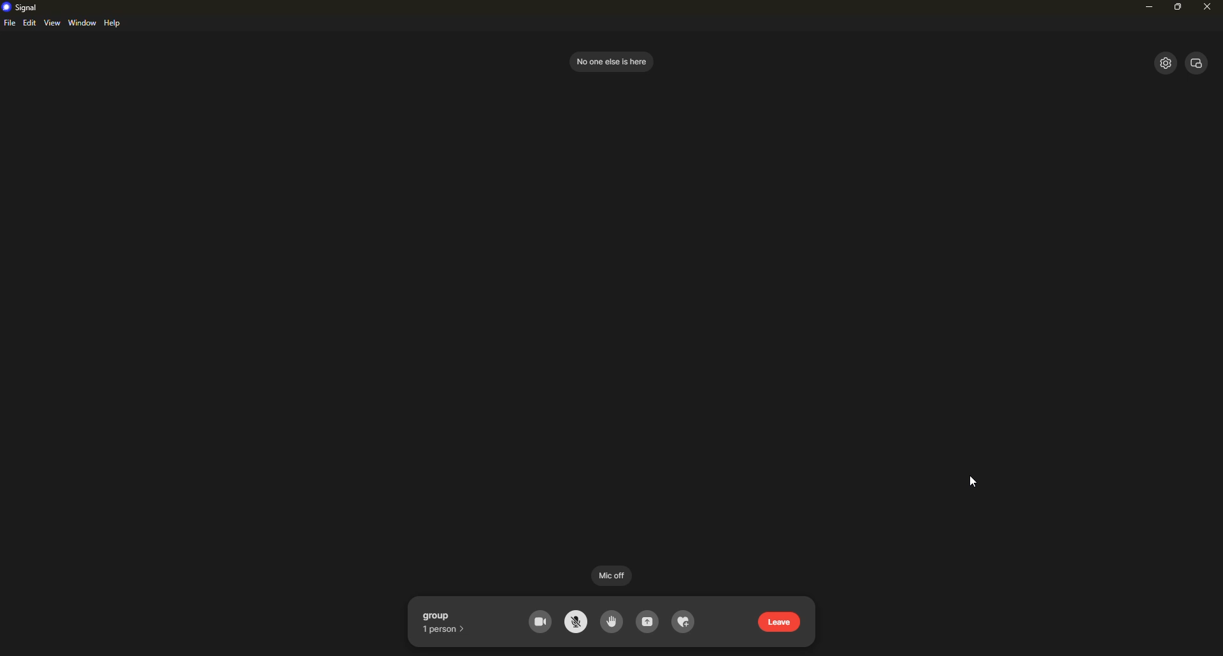  What do you see at coordinates (29, 24) in the screenshot?
I see `edit` at bounding box center [29, 24].